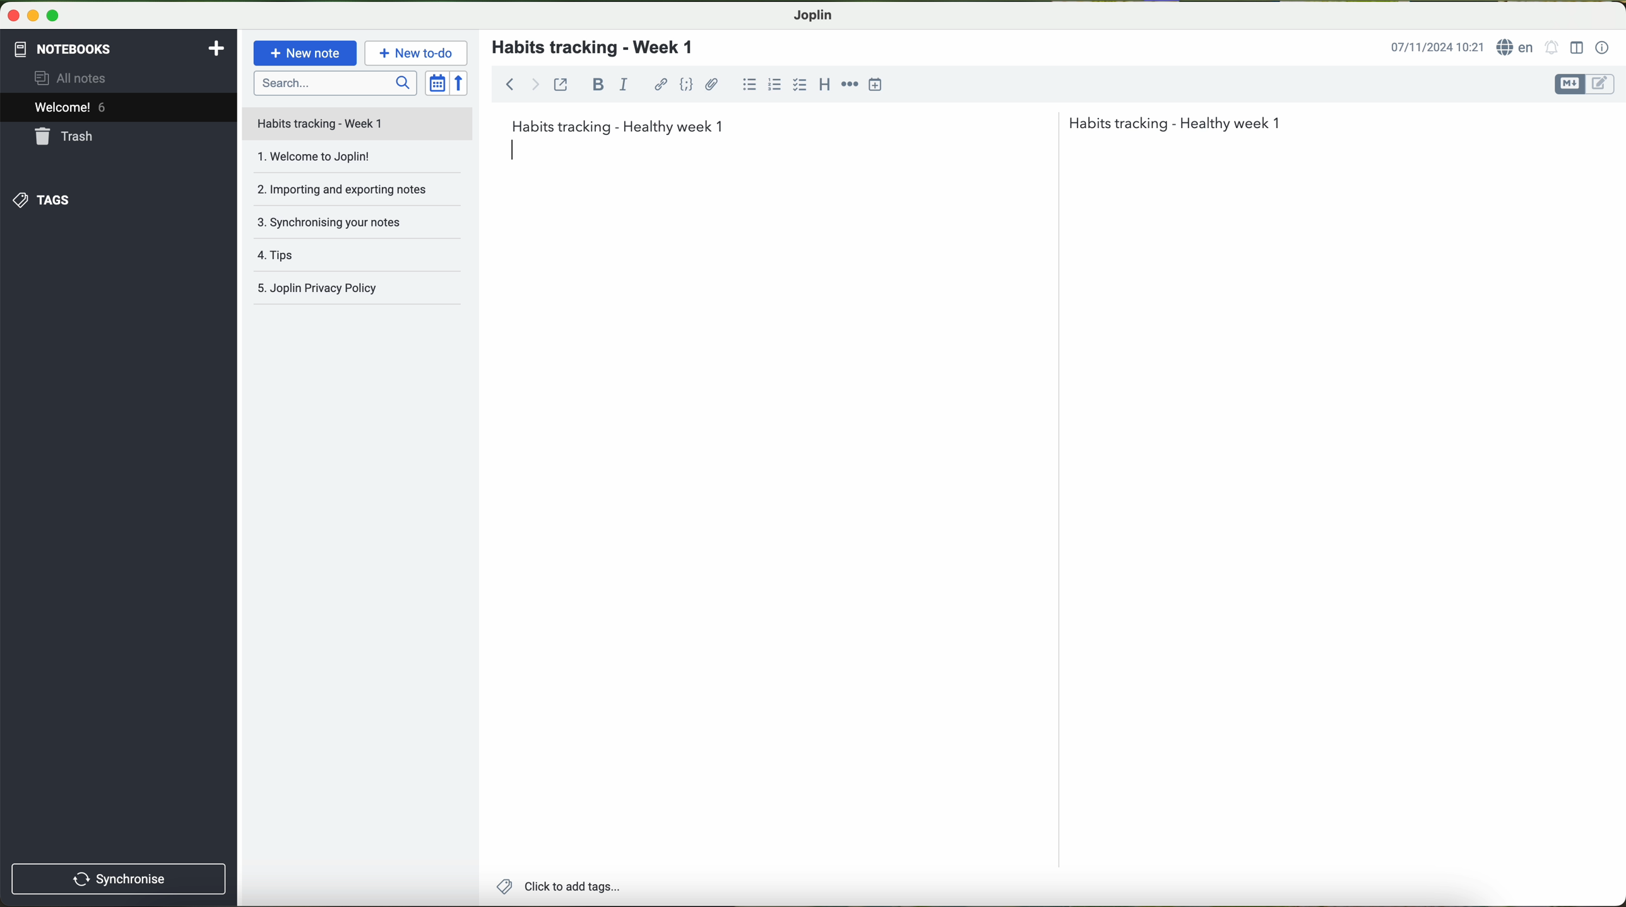 The height and width of the screenshot is (907, 1626). I want to click on forward, so click(535, 84).